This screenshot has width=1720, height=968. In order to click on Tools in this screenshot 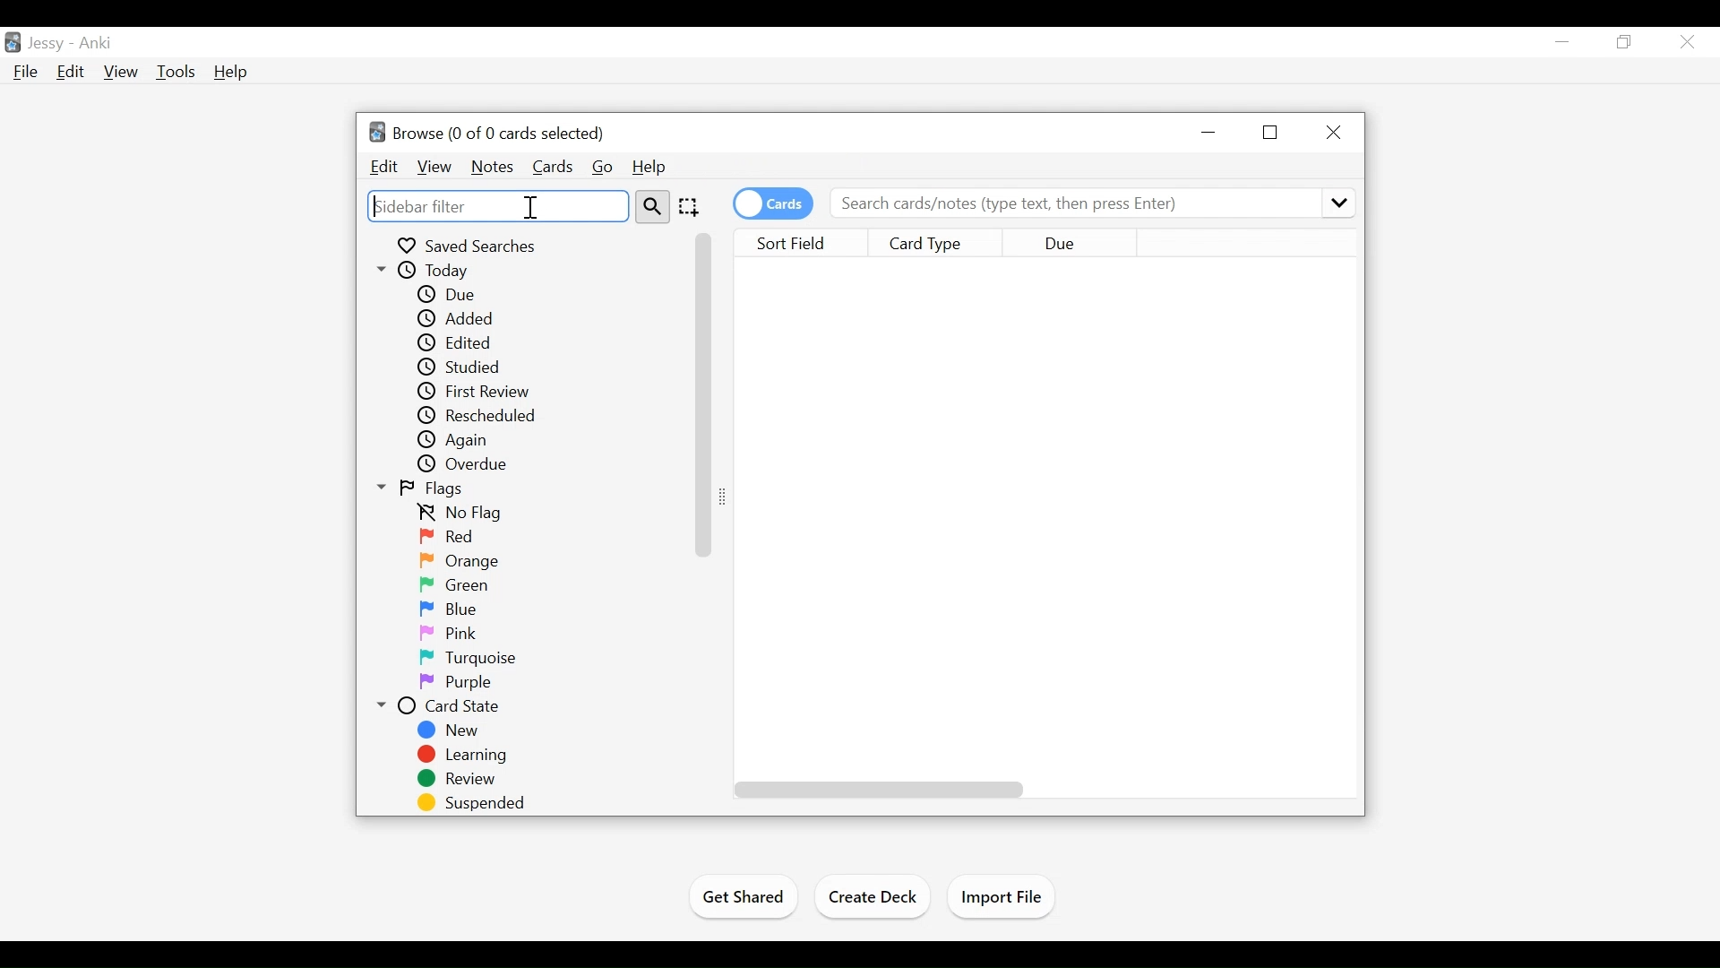, I will do `click(176, 71)`.